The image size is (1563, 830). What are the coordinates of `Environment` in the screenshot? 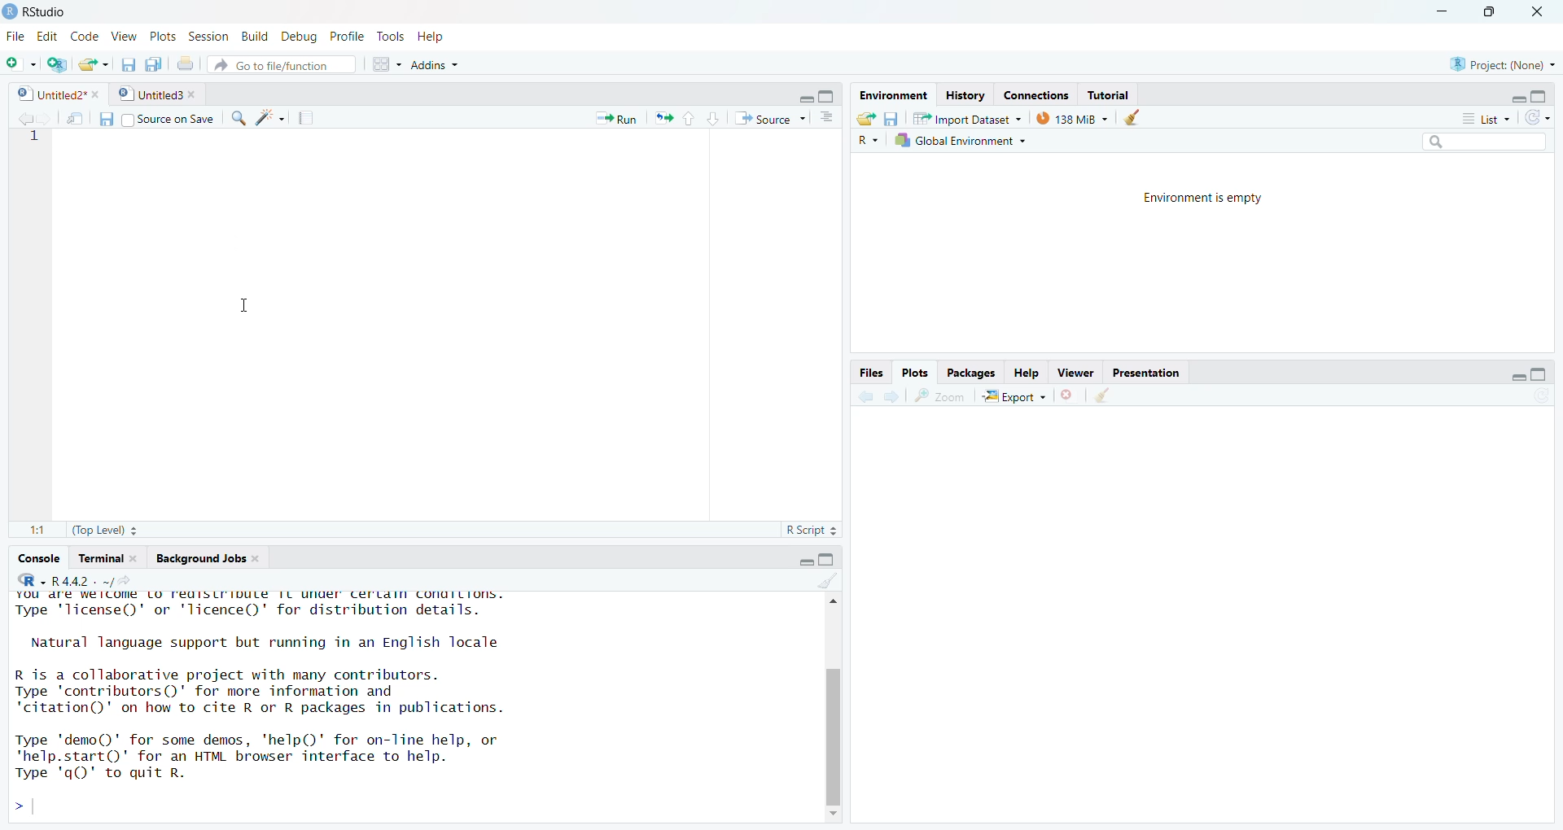 It's located at (893, 93).